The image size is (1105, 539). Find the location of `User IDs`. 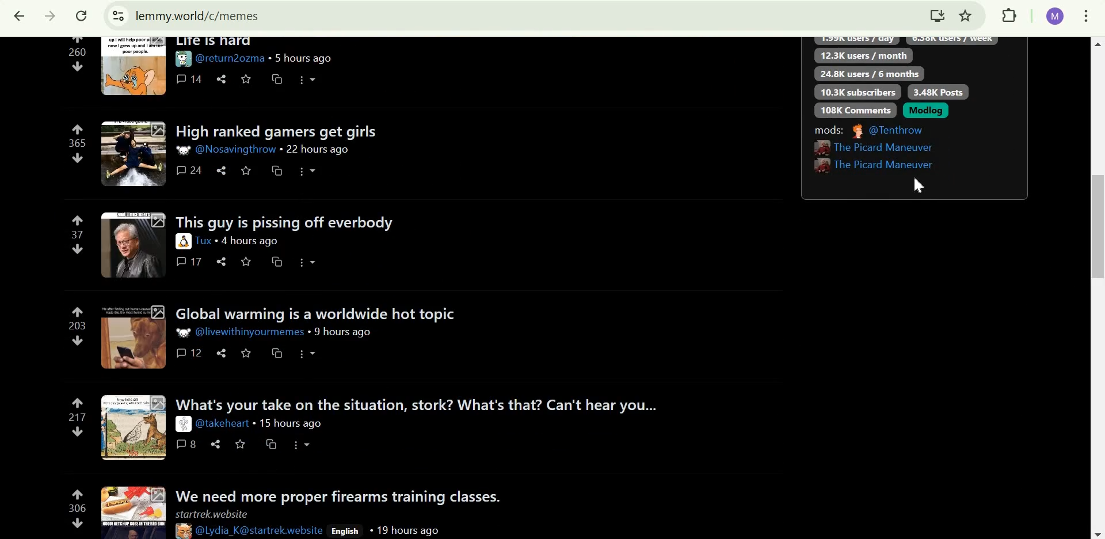

User IDs is located at coordinates (879, 157).